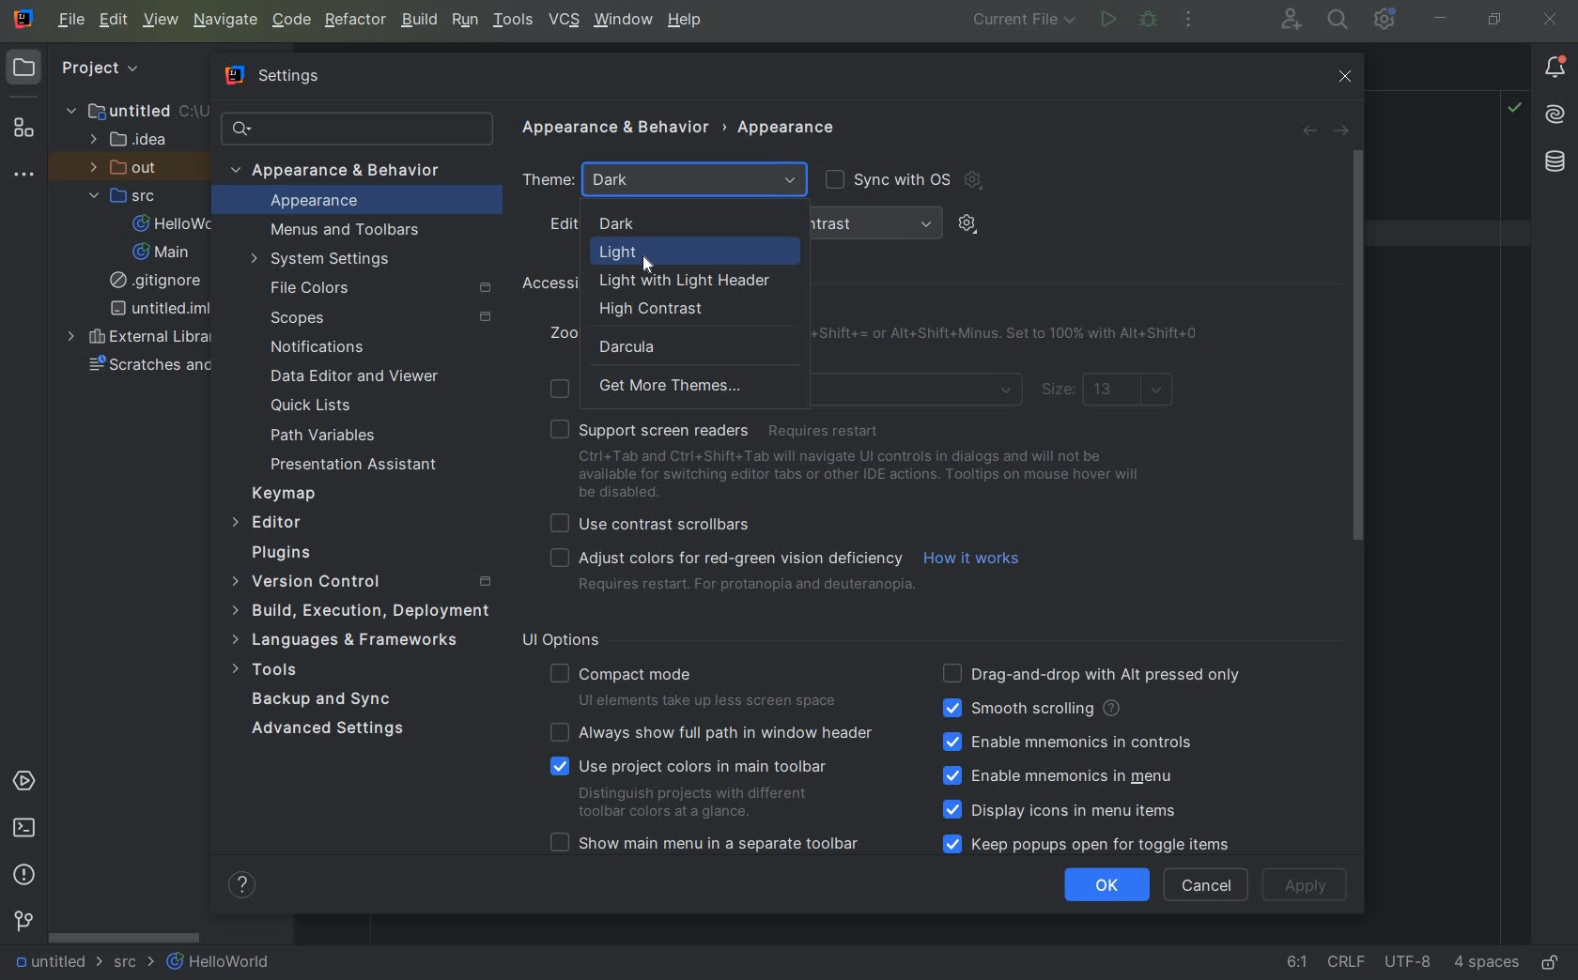 This screenshot has width=1578, height=980. Describe the element at coordinates (715, 732) in the screenshot. I see `always show full path in window header` at that location.